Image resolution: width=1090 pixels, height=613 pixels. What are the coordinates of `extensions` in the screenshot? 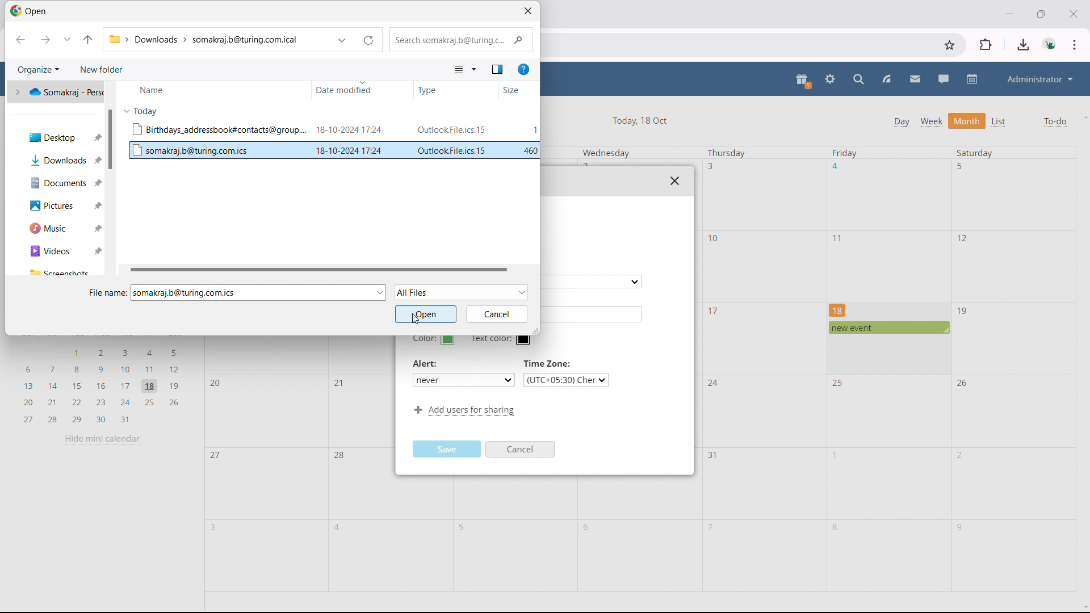 It's located at (987, 44).